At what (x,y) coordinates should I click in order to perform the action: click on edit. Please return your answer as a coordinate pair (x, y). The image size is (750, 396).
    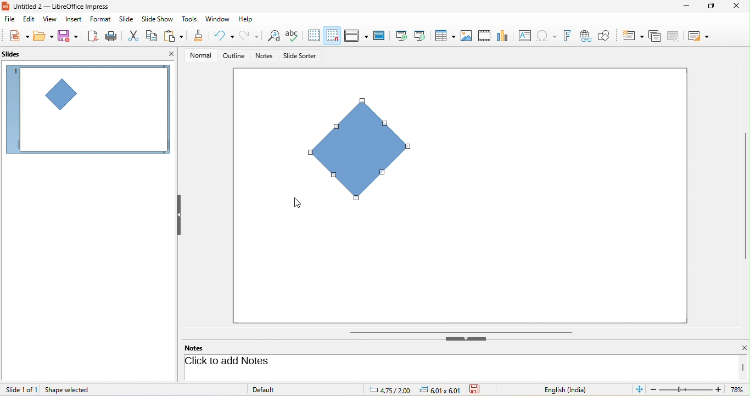
    Looking at the image, I should click on (28, 20).